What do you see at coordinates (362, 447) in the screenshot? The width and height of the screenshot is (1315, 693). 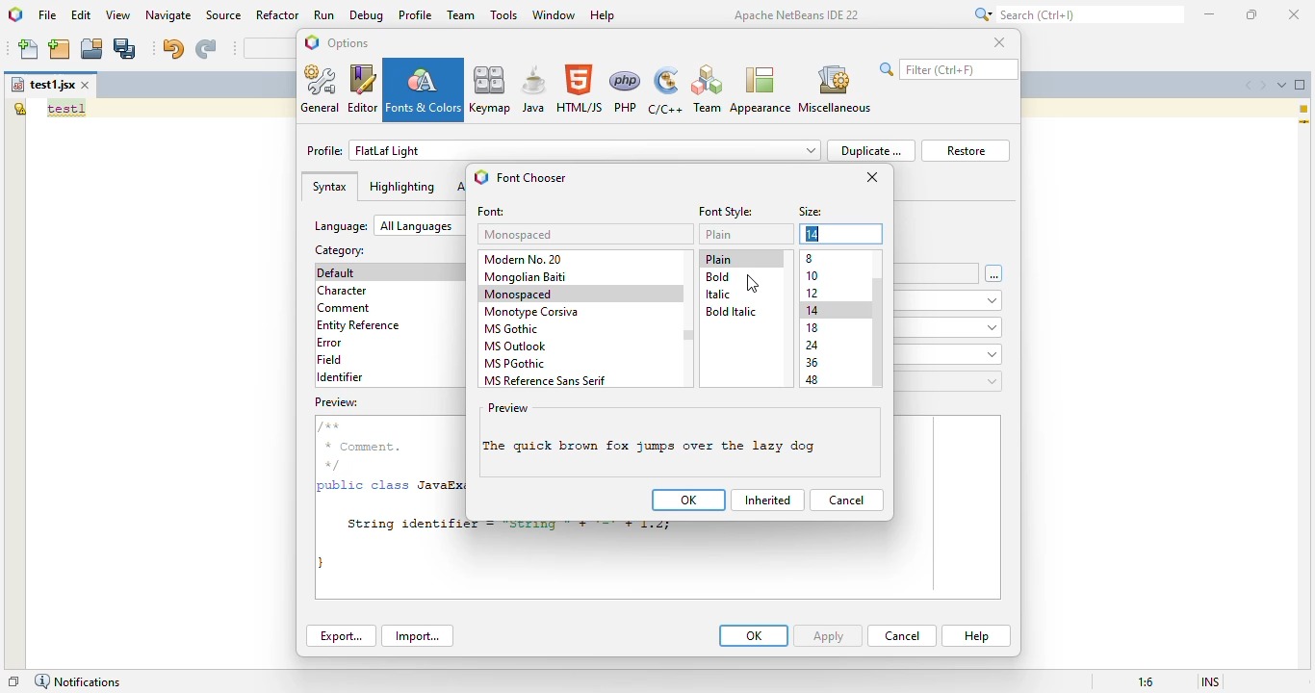 I see `* Comment.` at bounding box center [362, 447].